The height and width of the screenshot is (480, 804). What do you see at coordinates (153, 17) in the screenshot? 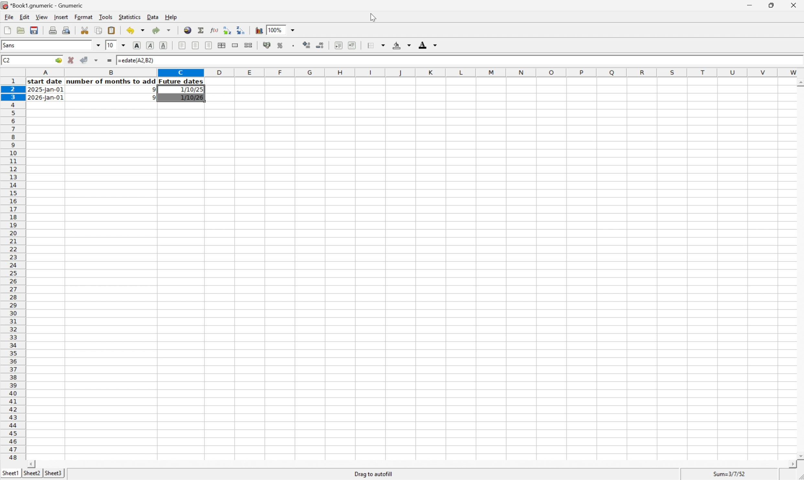
I see `Data` at bounding box center [153, 17].